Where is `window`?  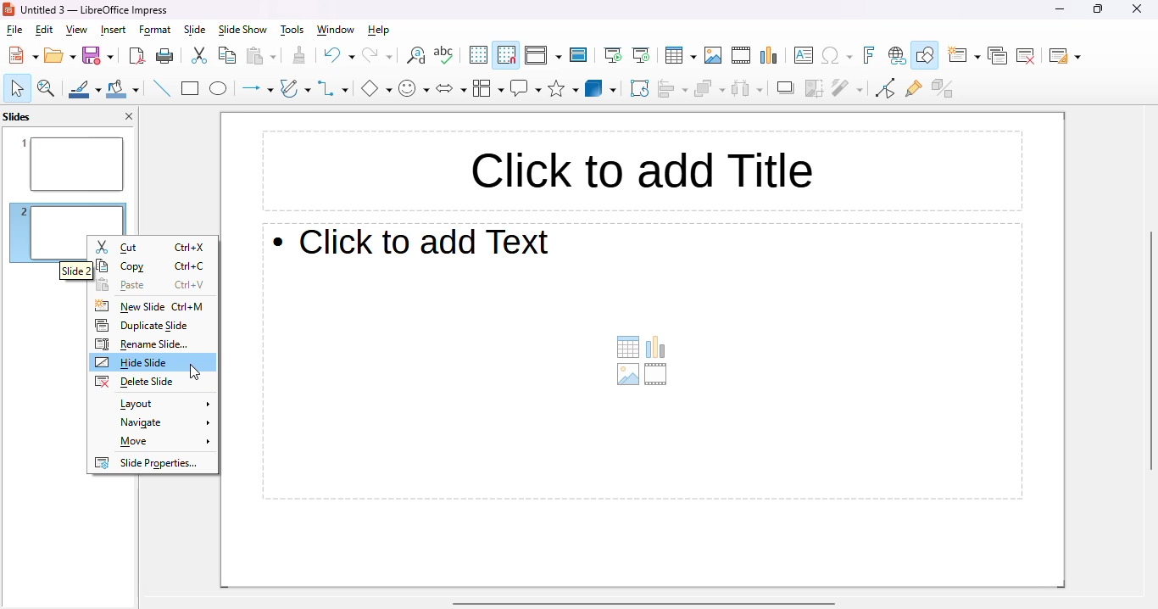 window is located at coordinates (336, 30).